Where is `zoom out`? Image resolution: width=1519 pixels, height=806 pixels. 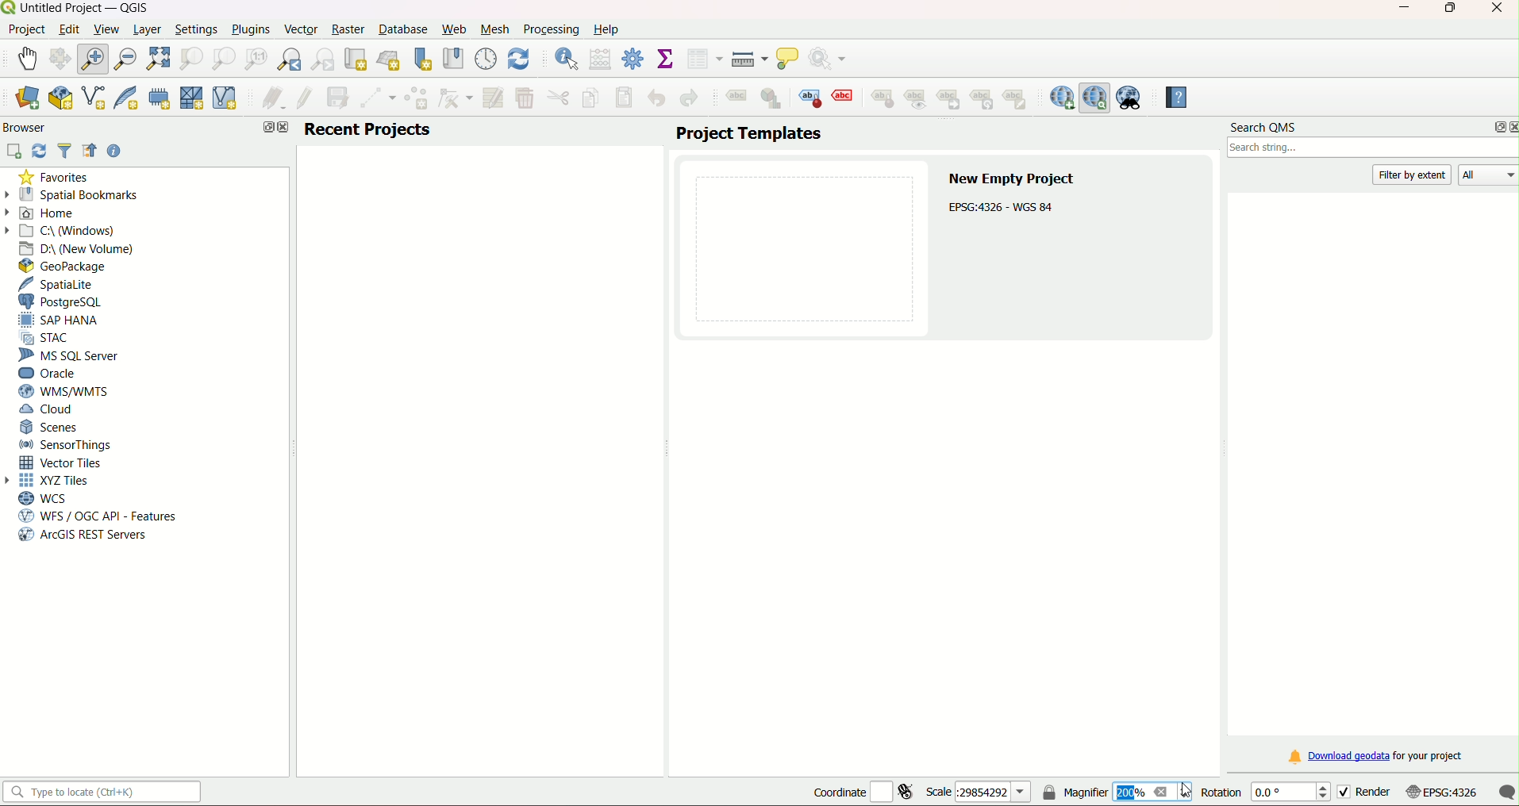
zoom out is located at coordinates (127, 57).